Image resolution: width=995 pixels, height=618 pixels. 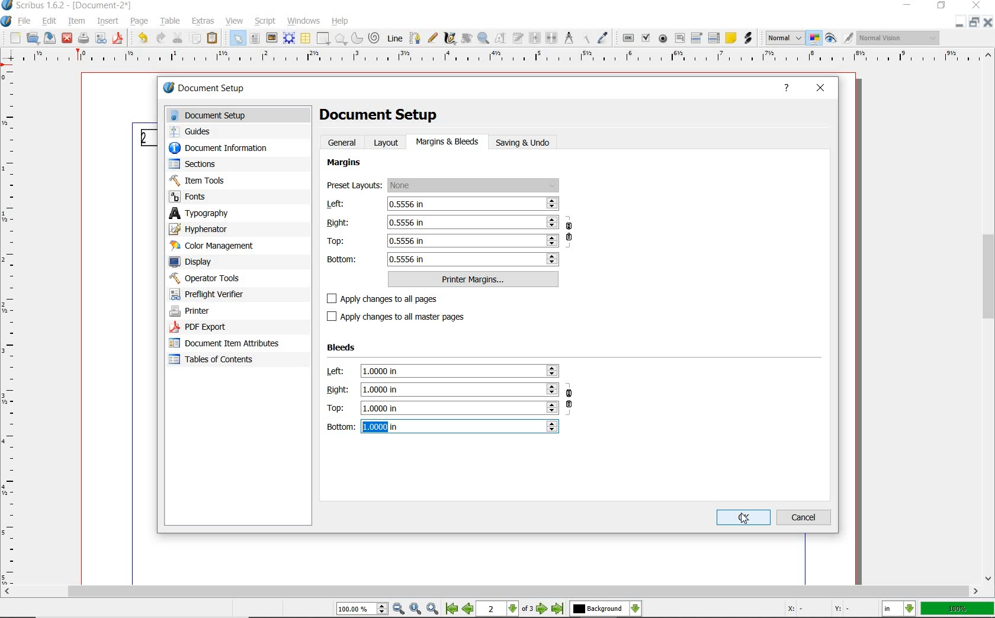 I want to click on Top: 1.0000 in, so click(x=442, y=407).